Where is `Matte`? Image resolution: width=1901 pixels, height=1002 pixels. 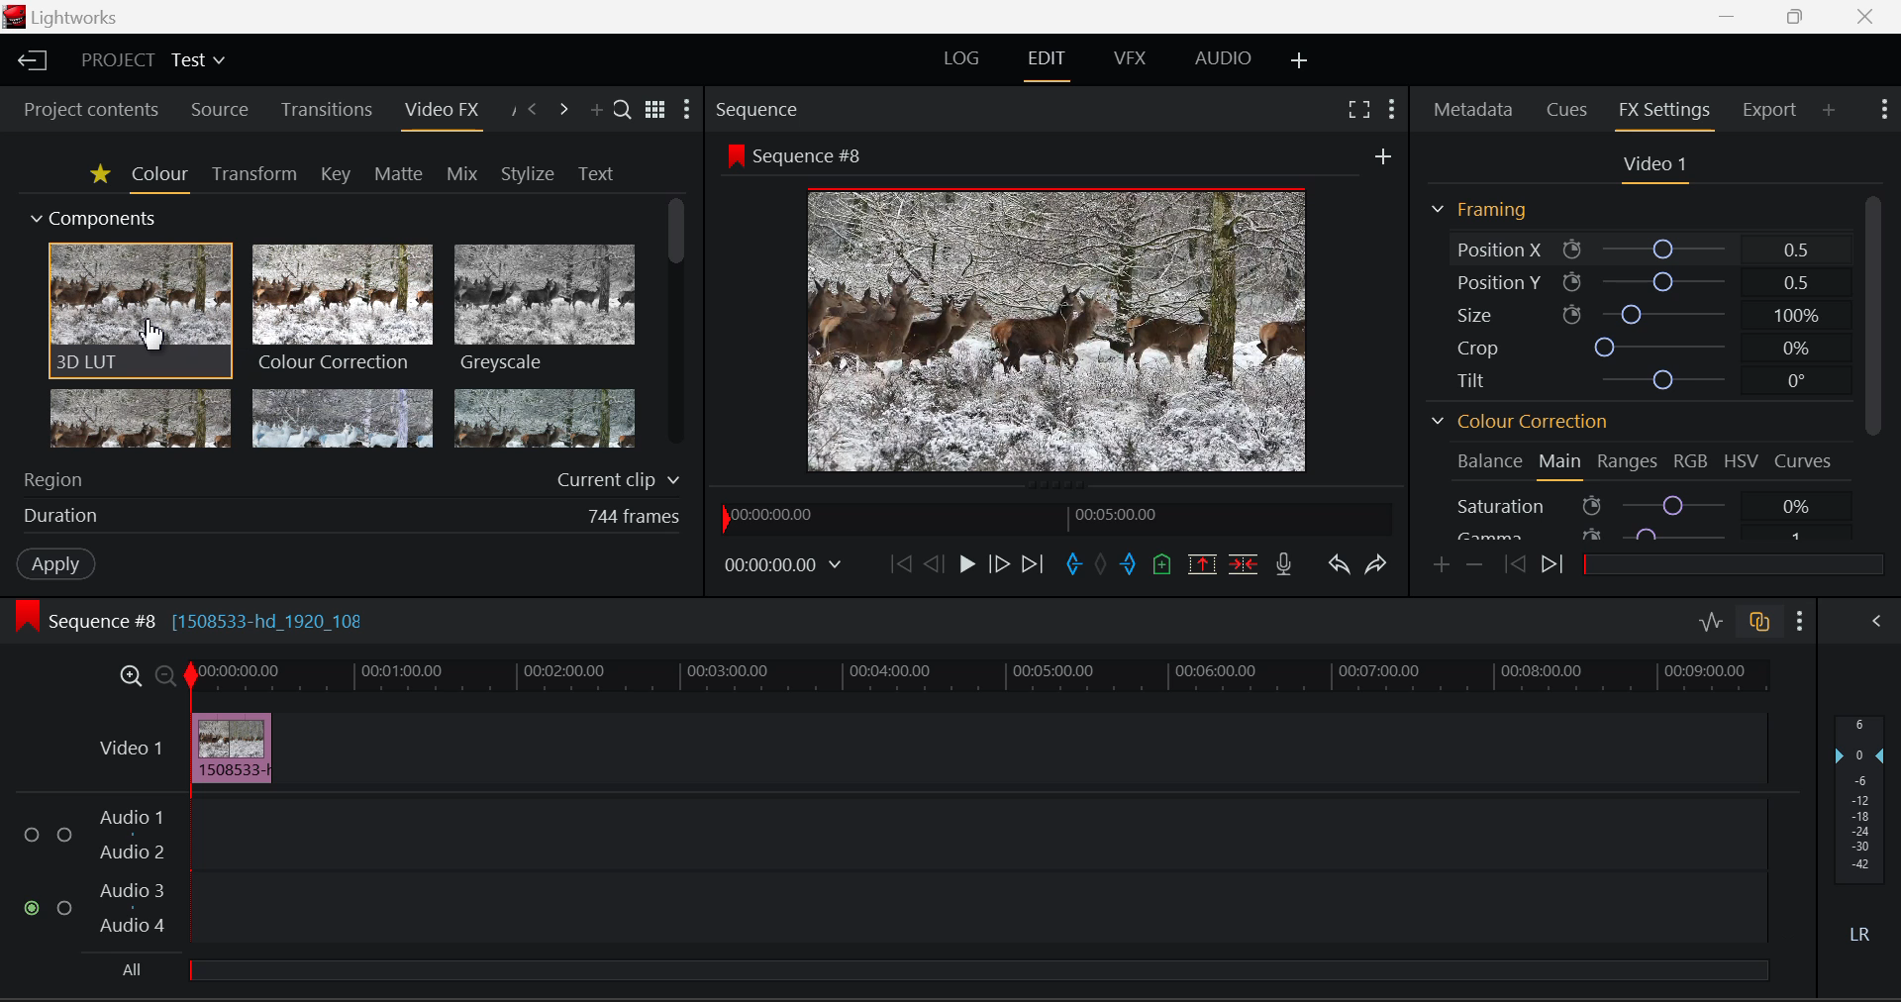 Matte is located at coordinates (394, 171).